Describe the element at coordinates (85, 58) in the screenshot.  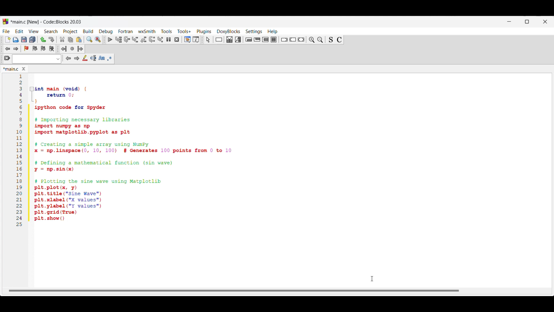
I see `Highlight` at that location.